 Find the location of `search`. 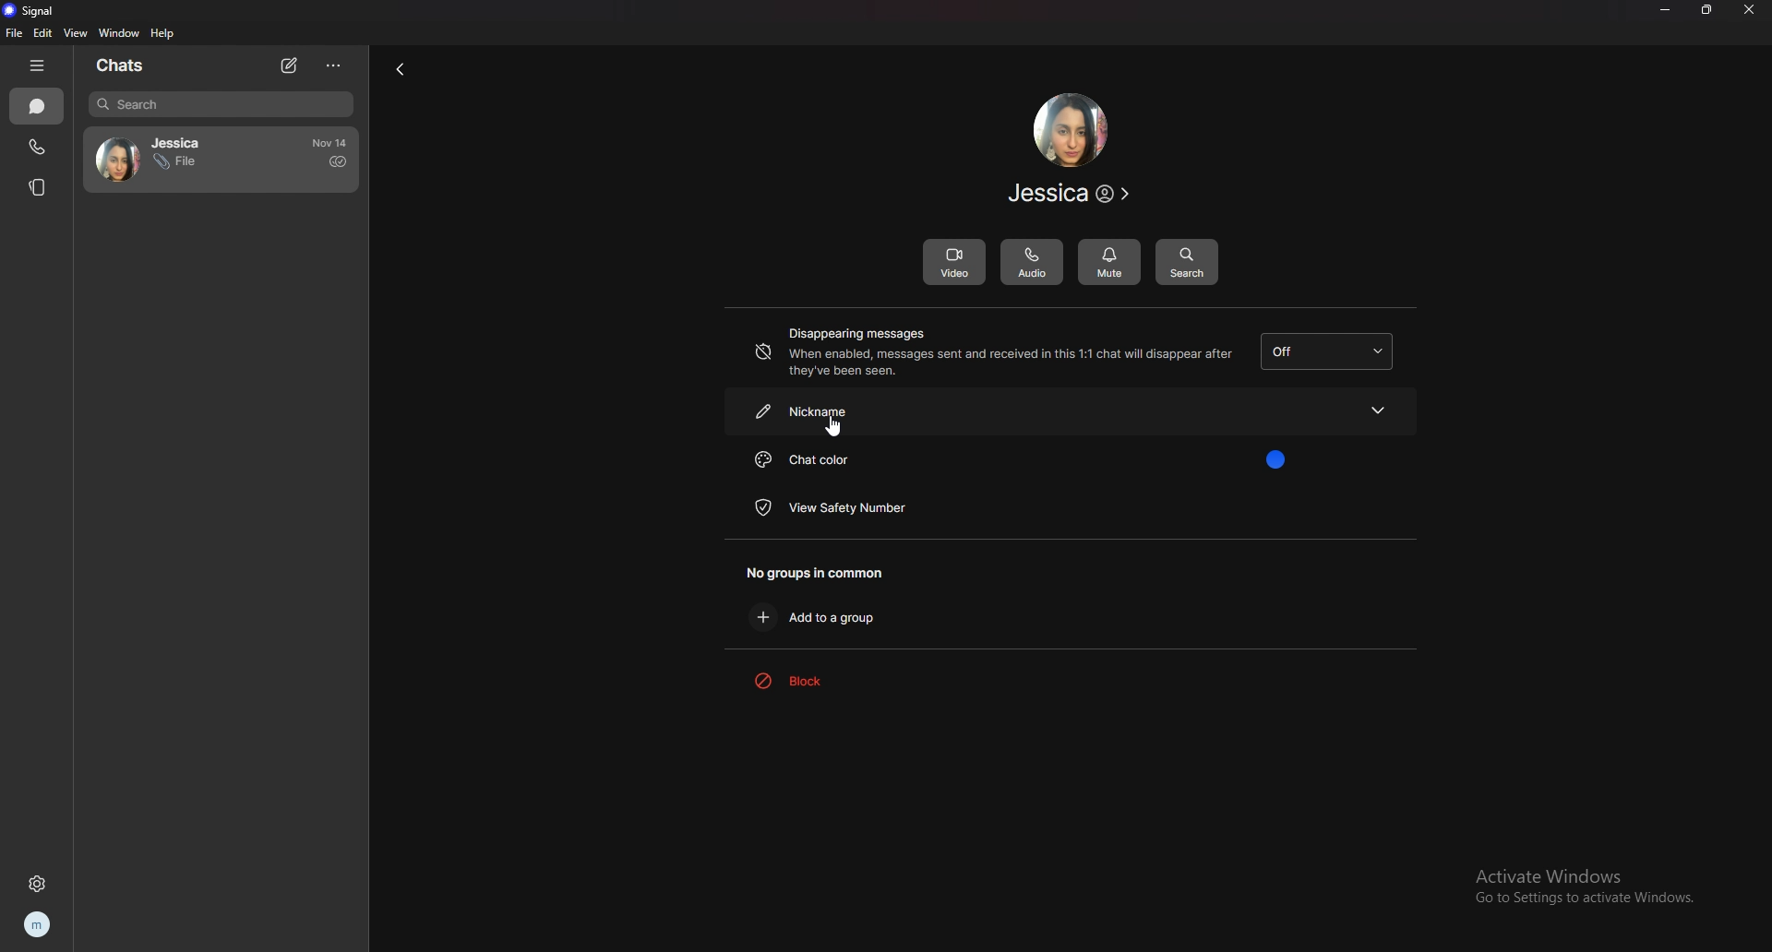

search is located at coordinates (222, 104).